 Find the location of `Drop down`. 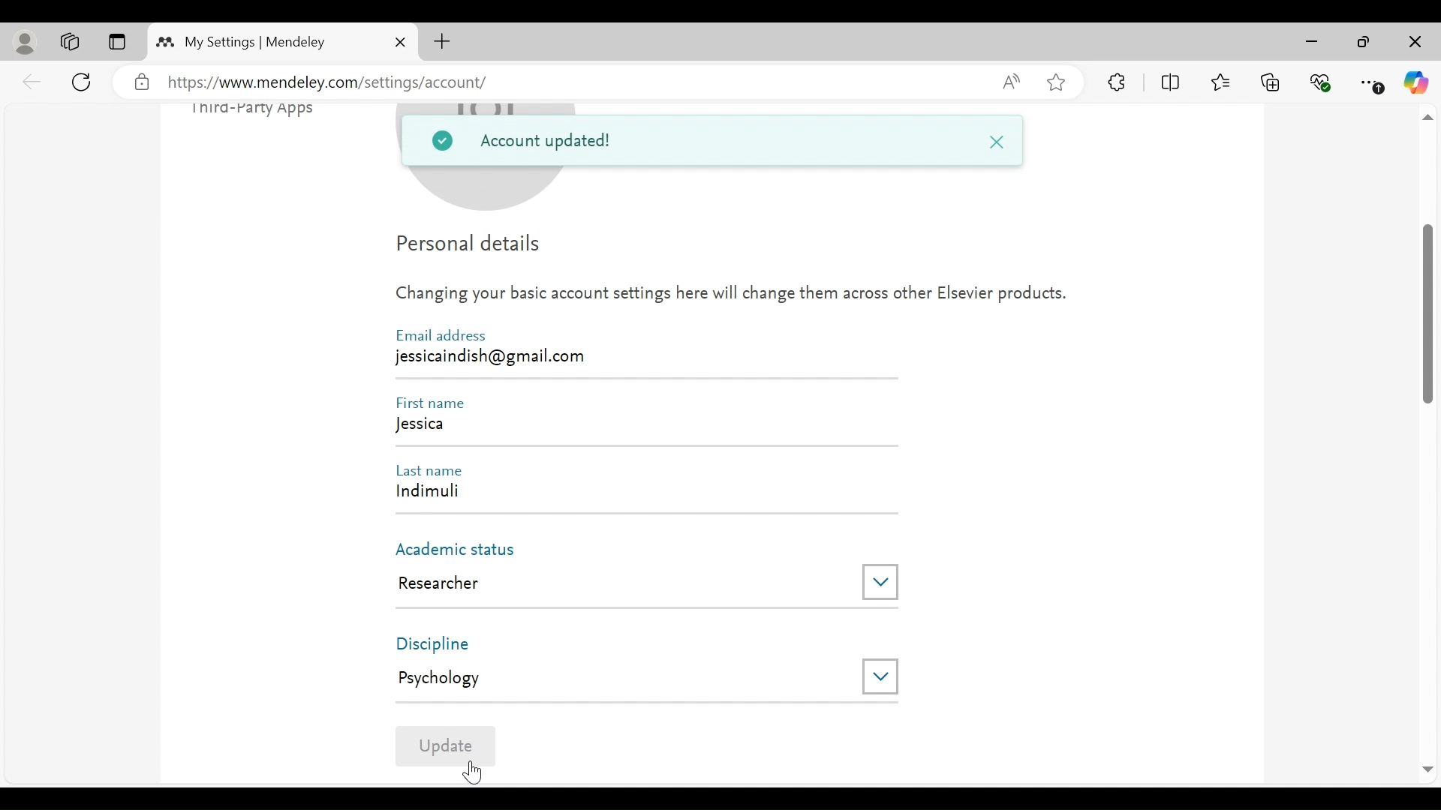

Drop down is located at coordinates (880, 675).